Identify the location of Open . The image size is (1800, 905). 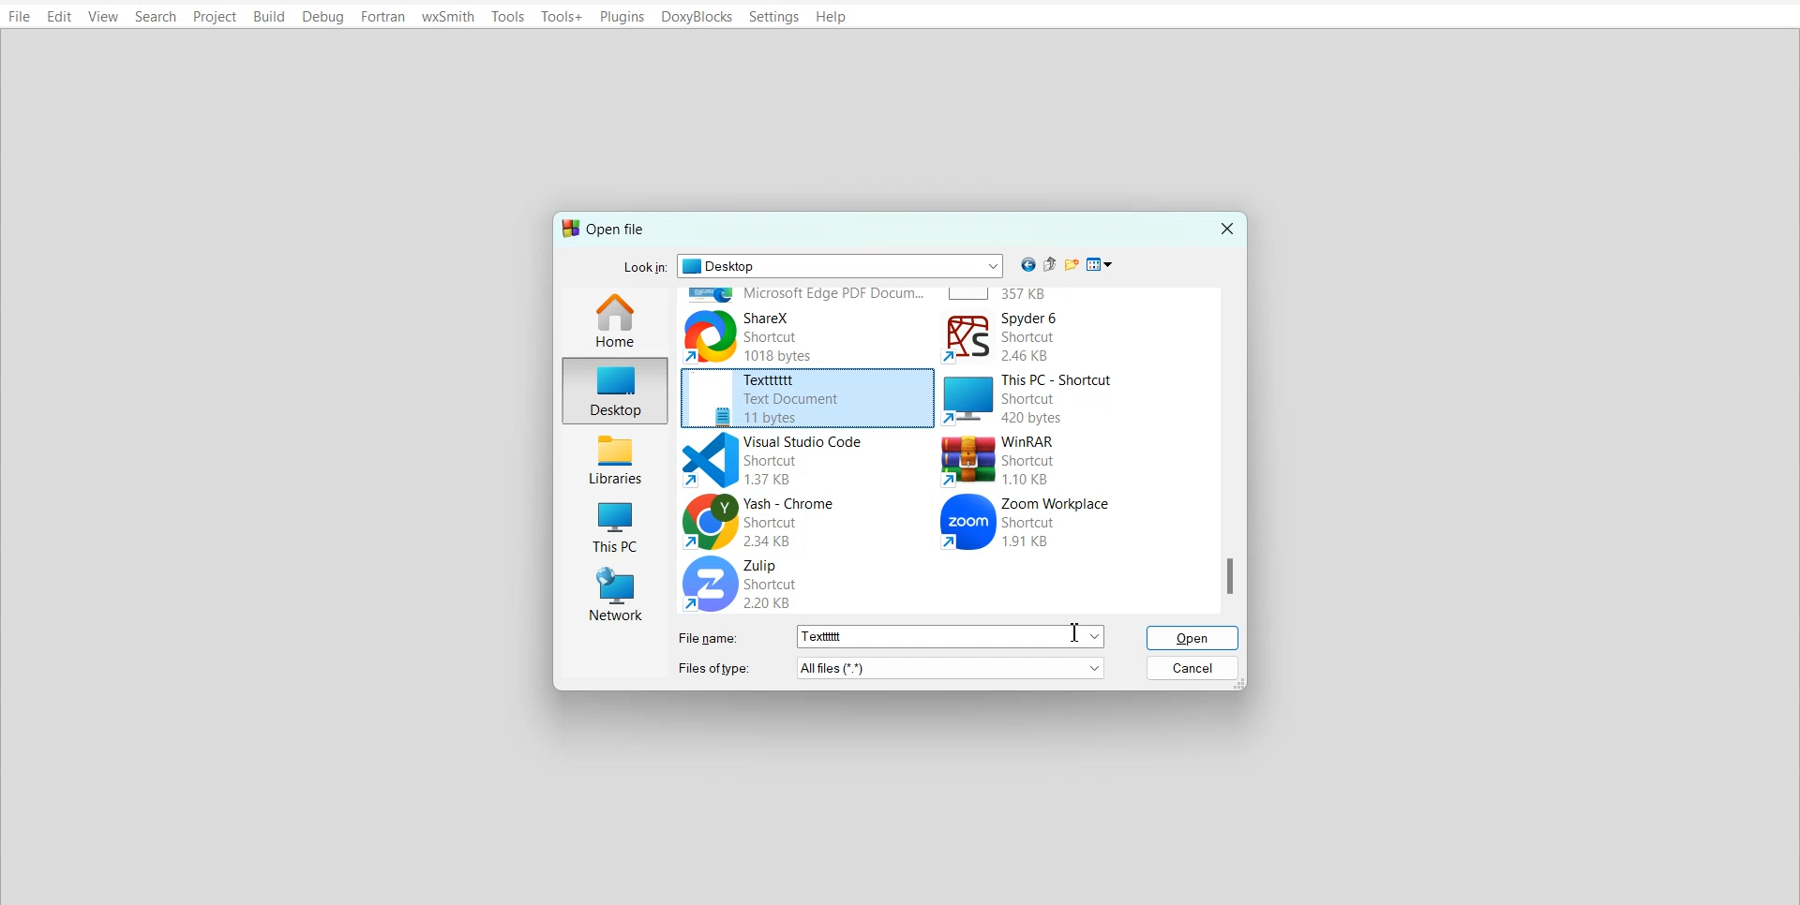
(1194, 638).